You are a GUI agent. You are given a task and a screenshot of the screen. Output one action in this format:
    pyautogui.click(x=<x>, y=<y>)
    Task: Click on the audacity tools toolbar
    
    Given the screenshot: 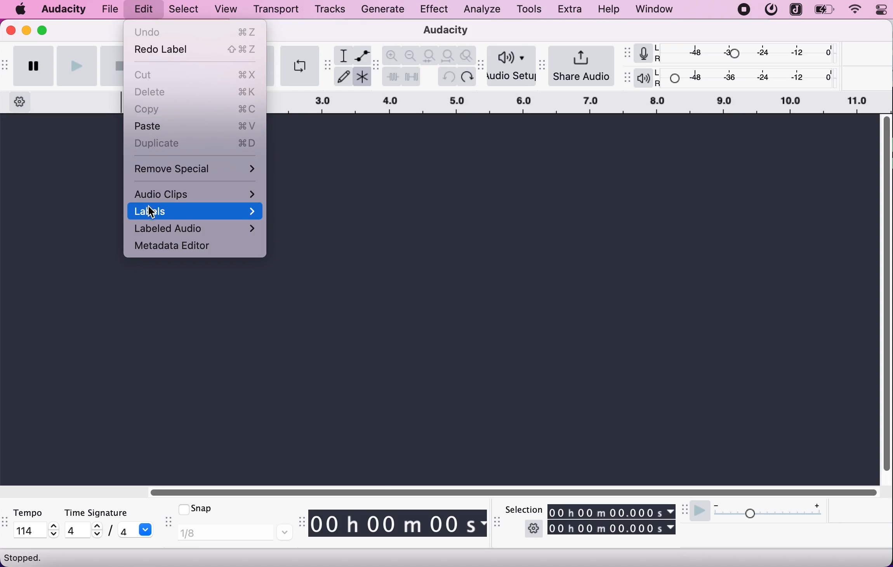 What is the action you would take?
    pyautogui.click(x=328, y=65)
    